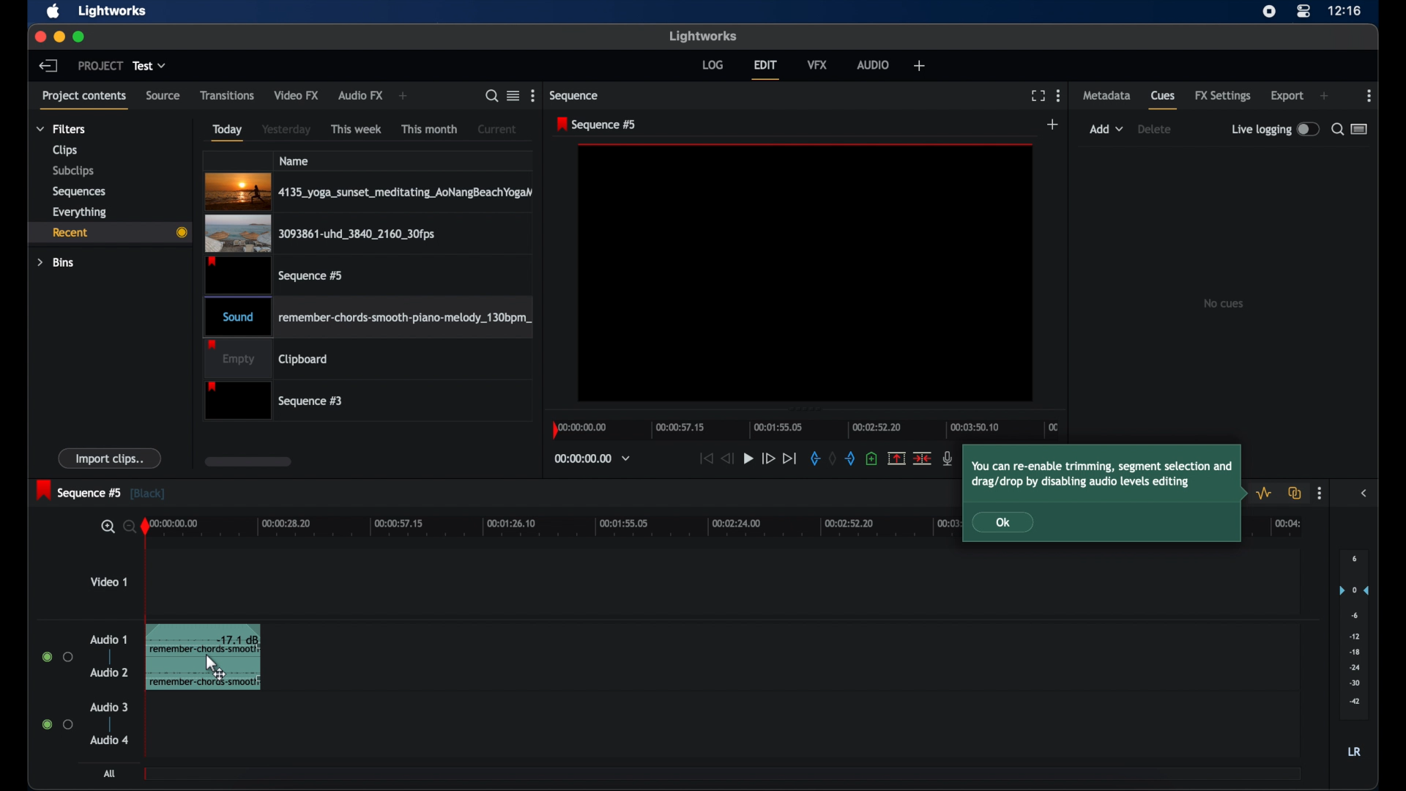 Image resolution: width=1406 pixels, height=791 pixels. I want to click on transitions, so click(227, 95).